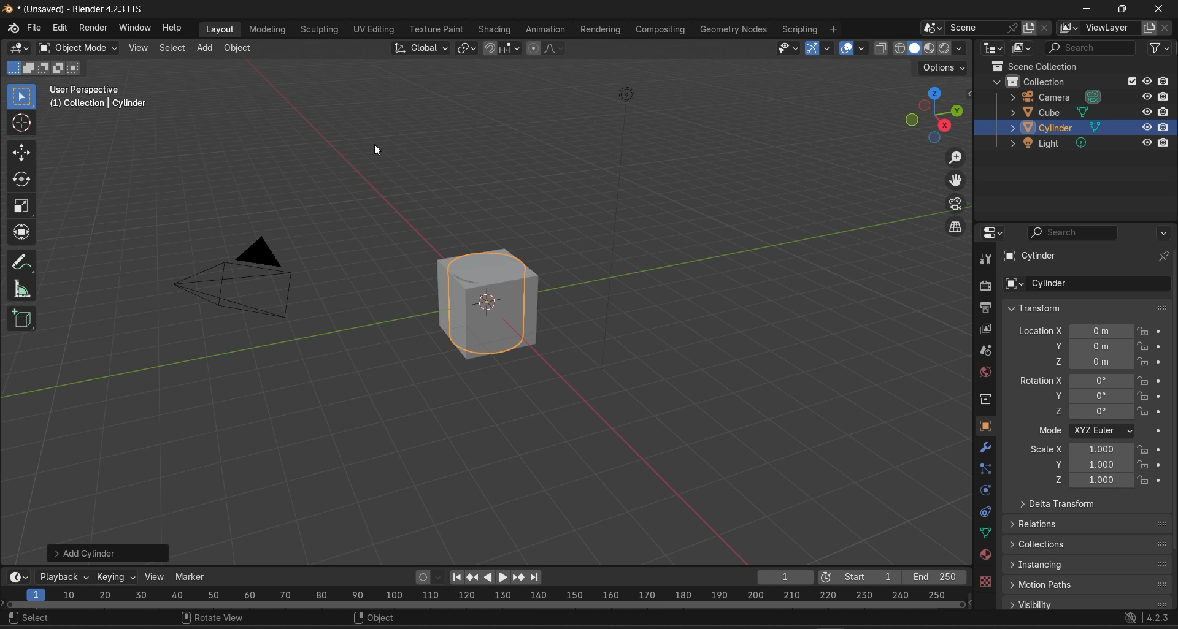 The width and height of the screenshot is (1178, 629). What do you see at coordinates (468, 49) in the screenshot?
I see `transform pivot point` at bounding box center [468, 49].